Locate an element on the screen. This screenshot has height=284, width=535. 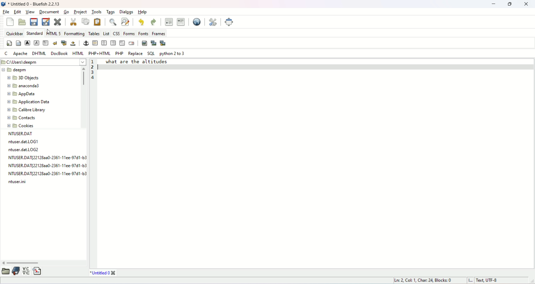
line number is located at coordinates (94, 67).